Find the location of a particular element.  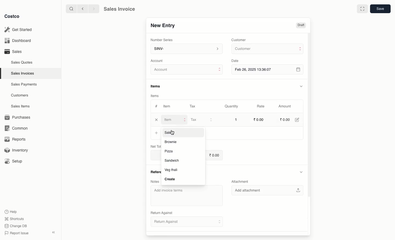

Search is located at coordinates (70, 8).